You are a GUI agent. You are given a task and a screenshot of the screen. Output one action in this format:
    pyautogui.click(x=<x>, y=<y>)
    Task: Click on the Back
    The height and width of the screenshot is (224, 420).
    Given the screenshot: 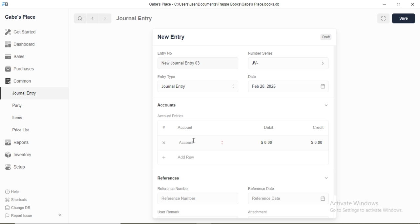 What is the action you would take?
    pyautogui.click(x=60, y=215)
    